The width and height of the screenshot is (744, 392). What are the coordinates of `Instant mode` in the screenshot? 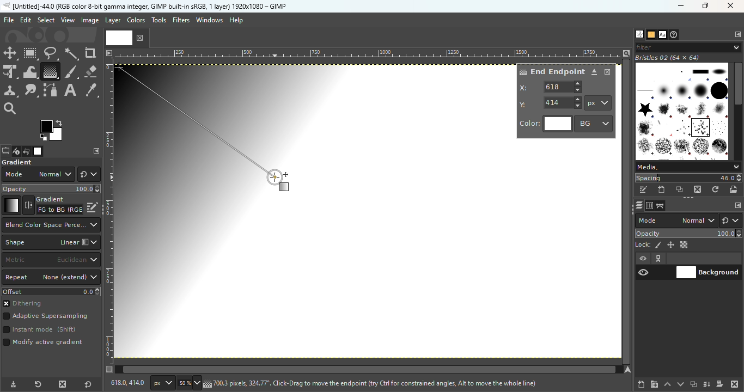 It's located at (39, 330).